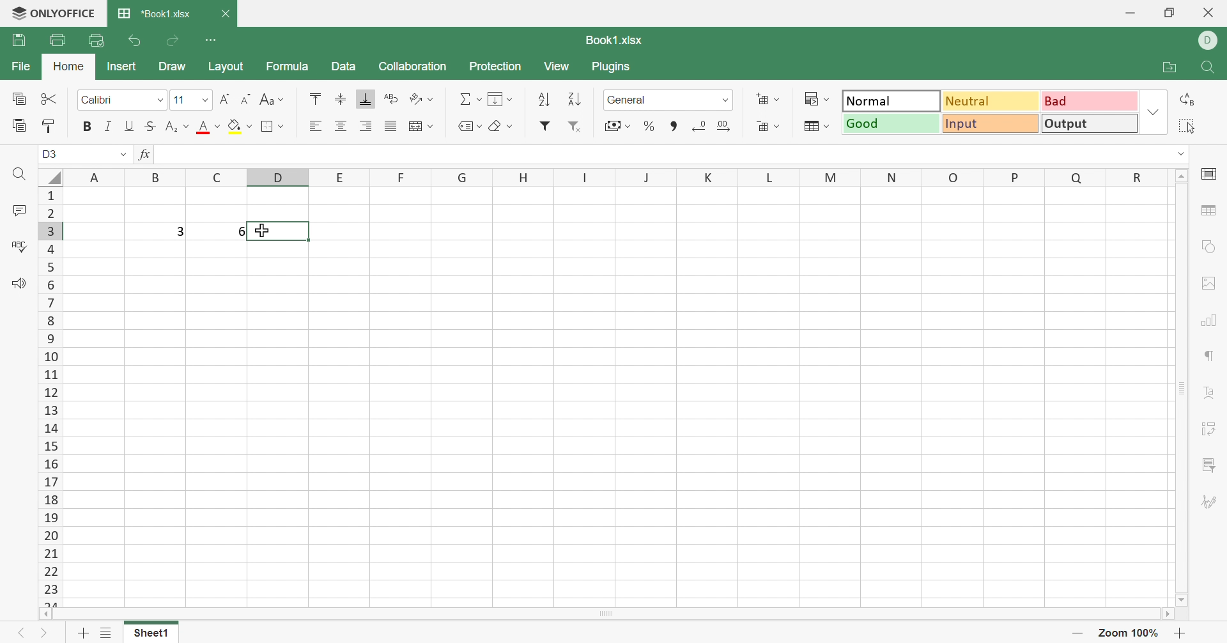 This screenshot has height=643, width=1227. What do you see at coordinates (225, 100) in the screenshot?
I see `Increment font size` at bounding box center [225, 100].